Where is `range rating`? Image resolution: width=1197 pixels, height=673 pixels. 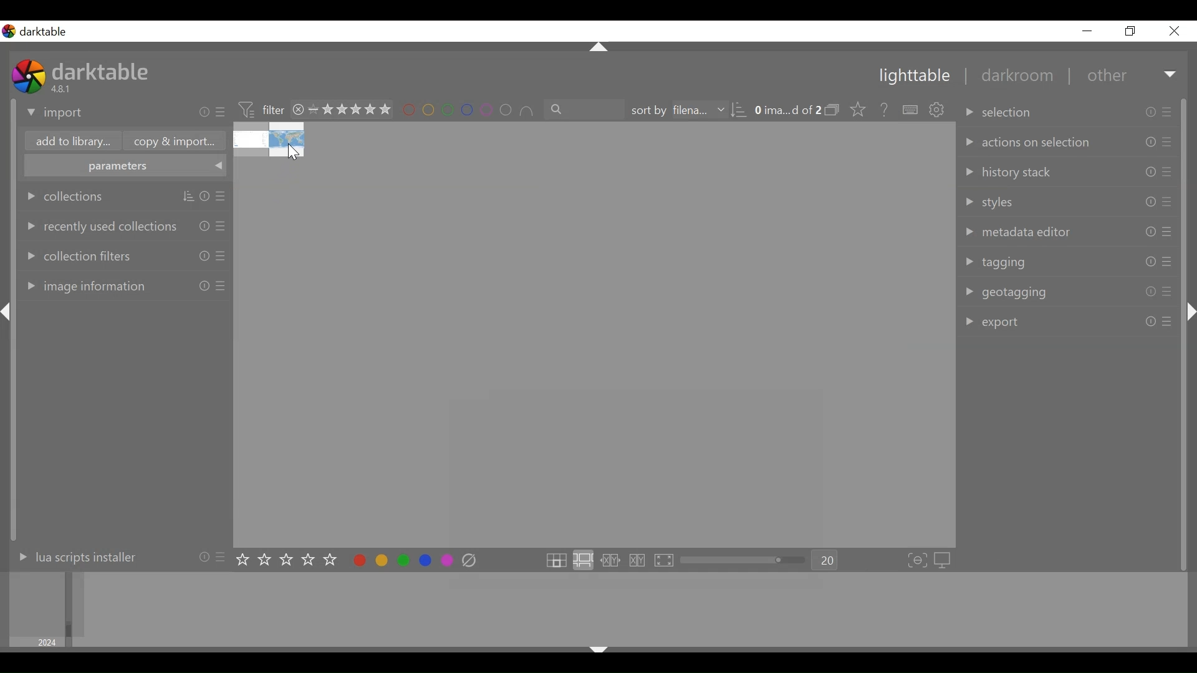 range rating is located at coordinates (342, 110).